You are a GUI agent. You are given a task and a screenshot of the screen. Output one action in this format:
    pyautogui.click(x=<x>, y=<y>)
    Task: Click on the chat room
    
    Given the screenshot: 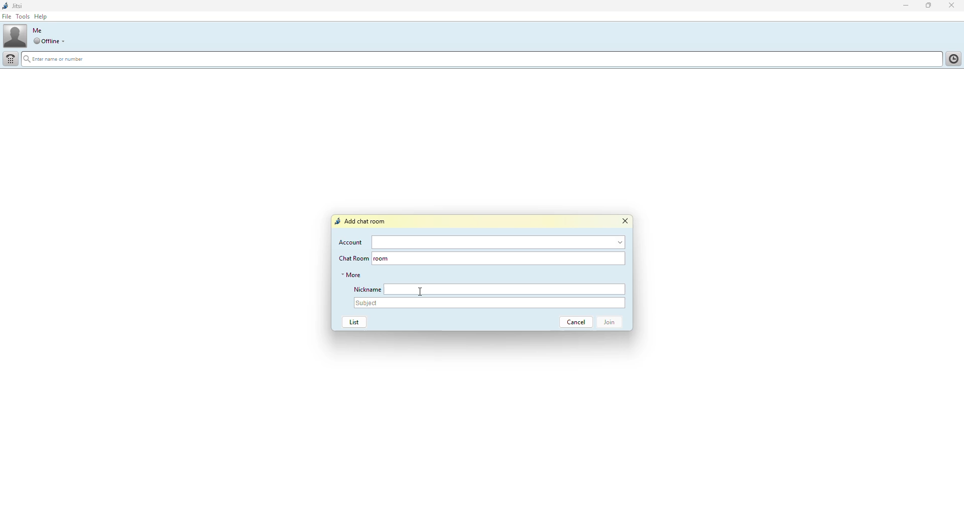 What is the action you would take?
    pyautogui.click(x=352, y=258)
    